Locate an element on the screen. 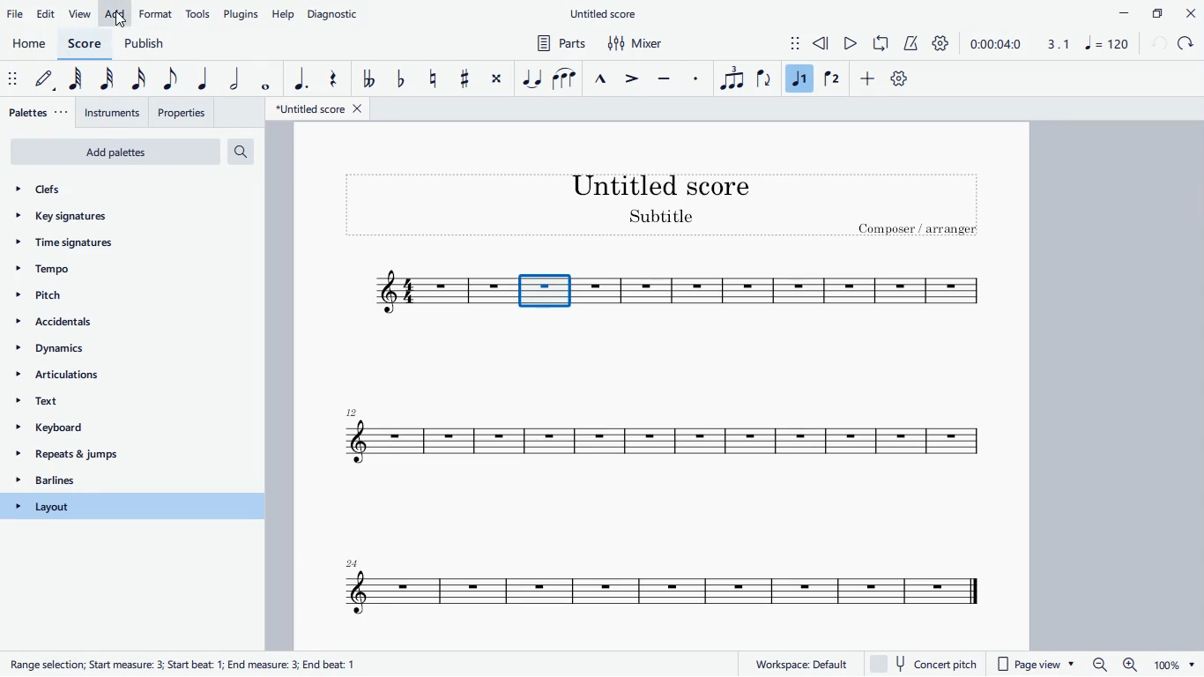 This screenshot has width=1204, height=677. score is located at coordinates (648, 589).